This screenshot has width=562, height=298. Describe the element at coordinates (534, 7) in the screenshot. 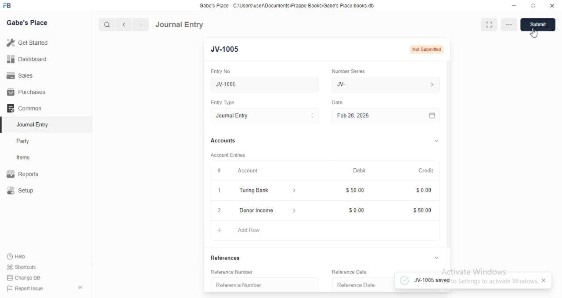

I see `restore down` at that location.